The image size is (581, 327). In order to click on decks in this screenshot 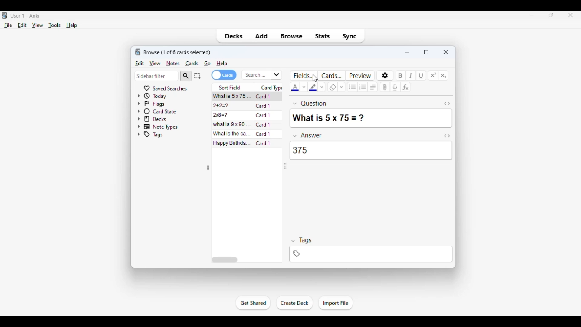, I will do `click(152, 119)`.